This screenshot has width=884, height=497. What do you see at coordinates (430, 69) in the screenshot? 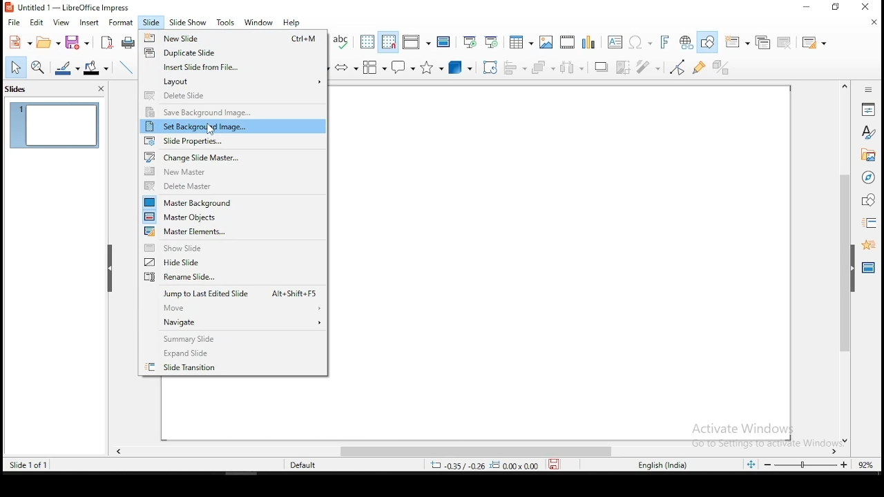
I see `stars and banners` at bounding box center [430, 69].